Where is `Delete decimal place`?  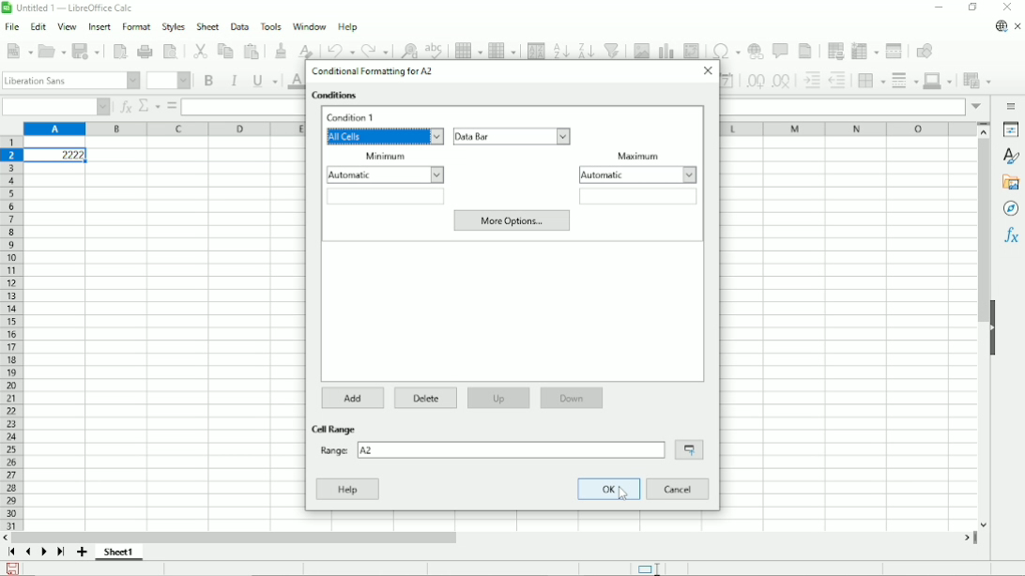 Delete decimal place is located at coordinates (783, 82).